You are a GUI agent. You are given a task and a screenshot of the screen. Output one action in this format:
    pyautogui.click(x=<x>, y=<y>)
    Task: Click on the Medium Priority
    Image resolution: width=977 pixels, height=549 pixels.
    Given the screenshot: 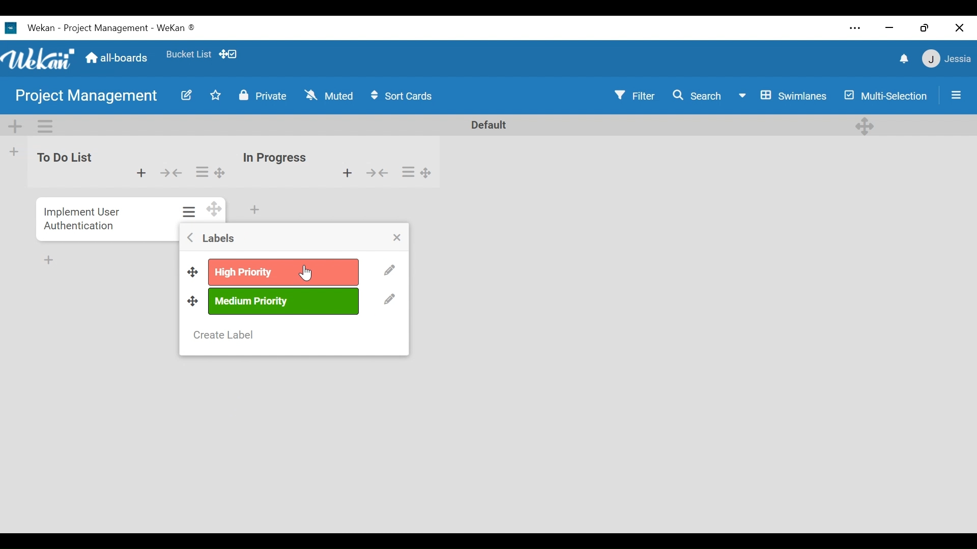 What is the action you would take?
    pyautogui.click(x=285, y=301)
    